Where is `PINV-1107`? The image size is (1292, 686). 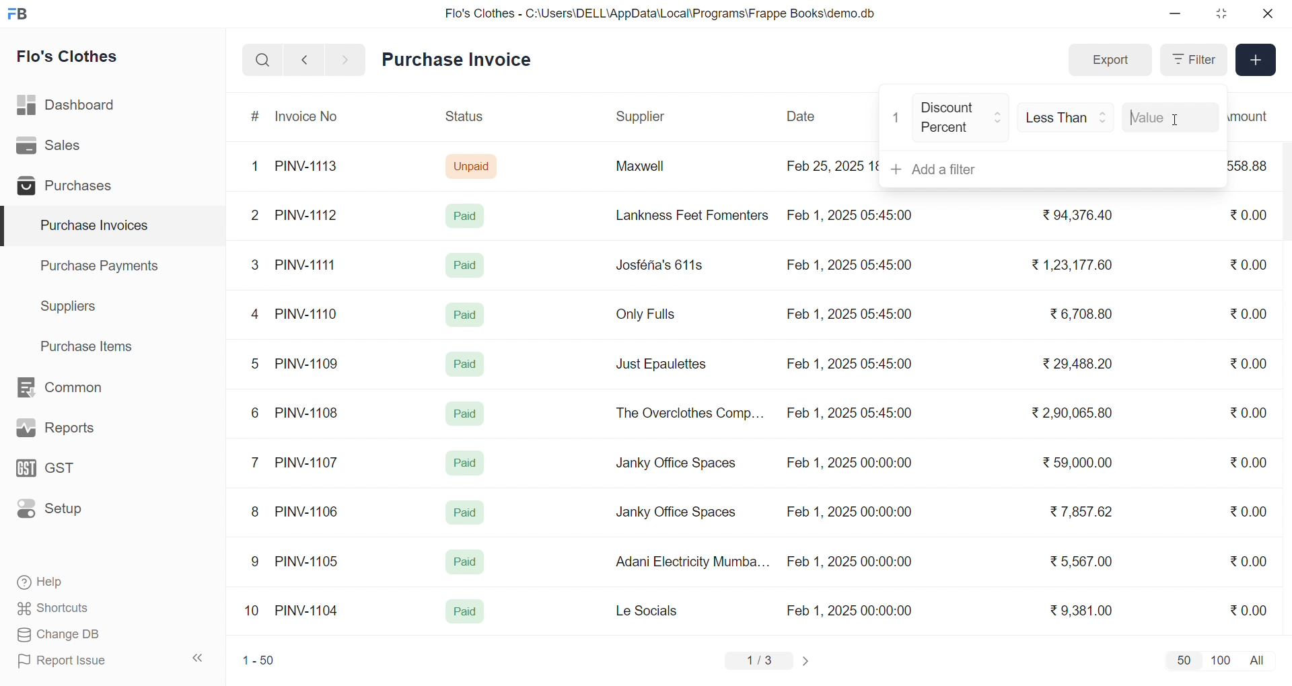
PINV-1107 is located at coordinates (310, 463).